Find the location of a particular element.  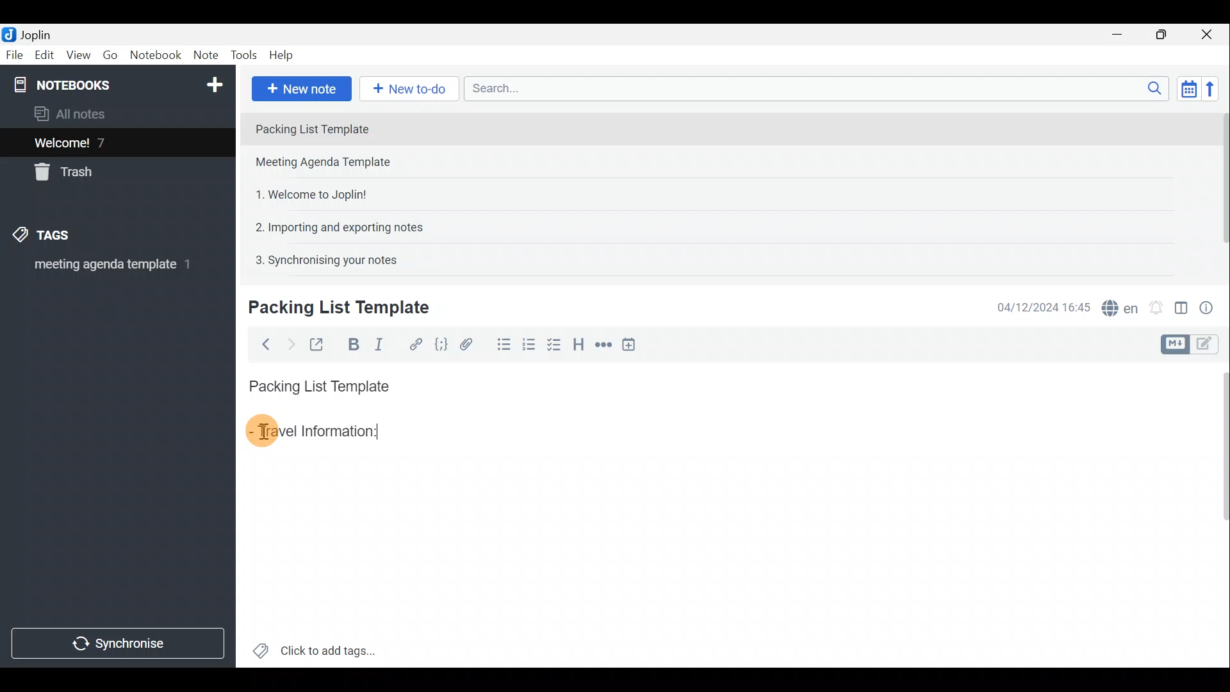

New note is located at coordinates (300, 87).